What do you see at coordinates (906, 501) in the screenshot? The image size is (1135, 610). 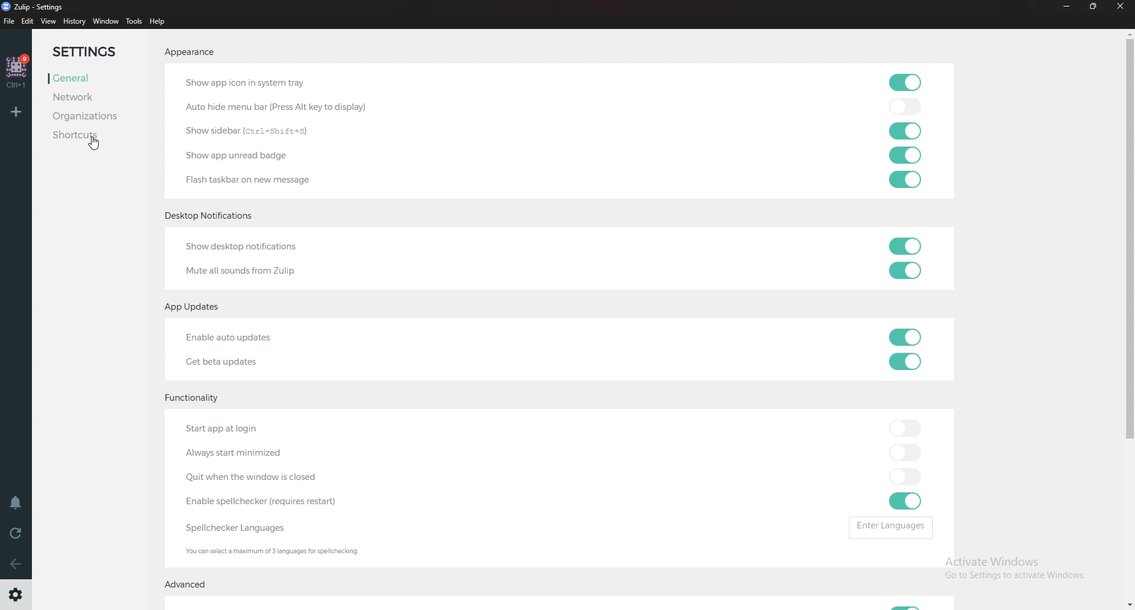 I see `toggle` at bounding box center [906, 501].